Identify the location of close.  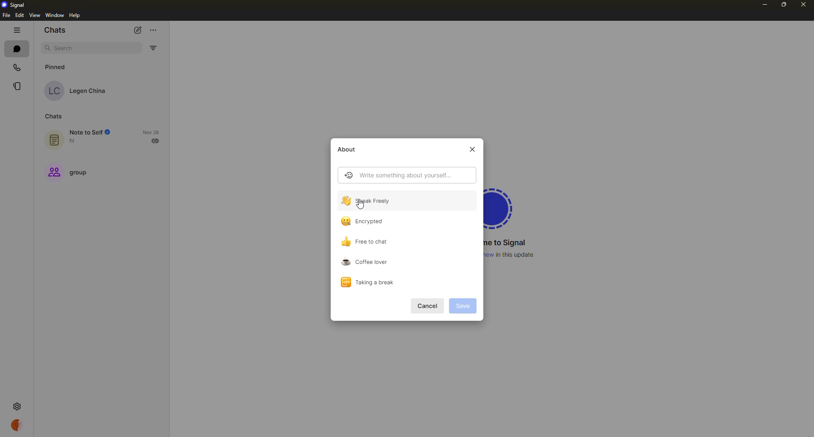
(803, 4).